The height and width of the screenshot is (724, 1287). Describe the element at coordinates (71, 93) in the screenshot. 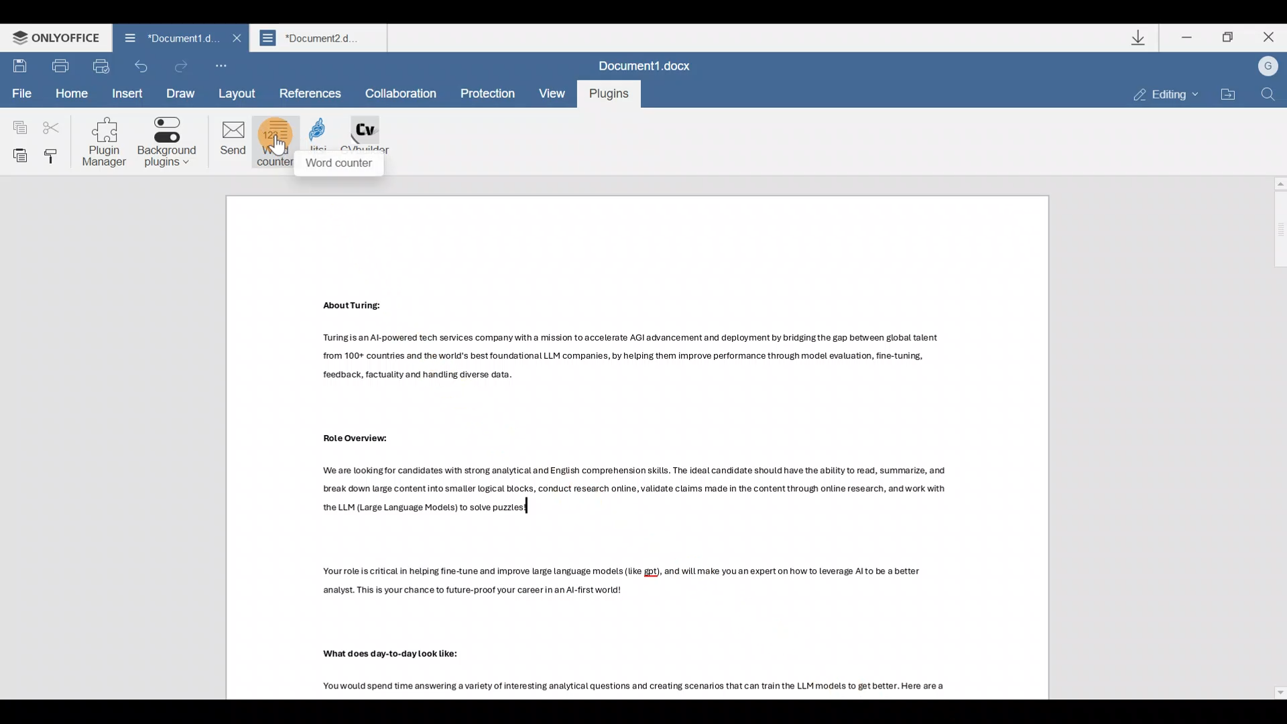

I see `Home` at that location.